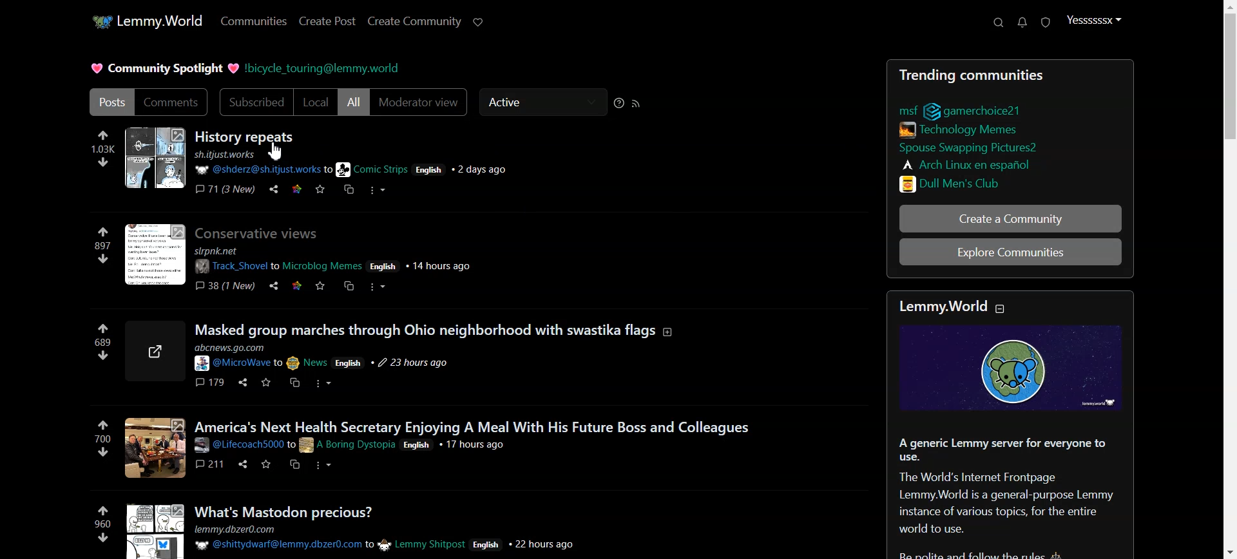  What do you see at coordinates (320, 189) in the screenshot?
I see `Save` at bounding box center [320, 189].